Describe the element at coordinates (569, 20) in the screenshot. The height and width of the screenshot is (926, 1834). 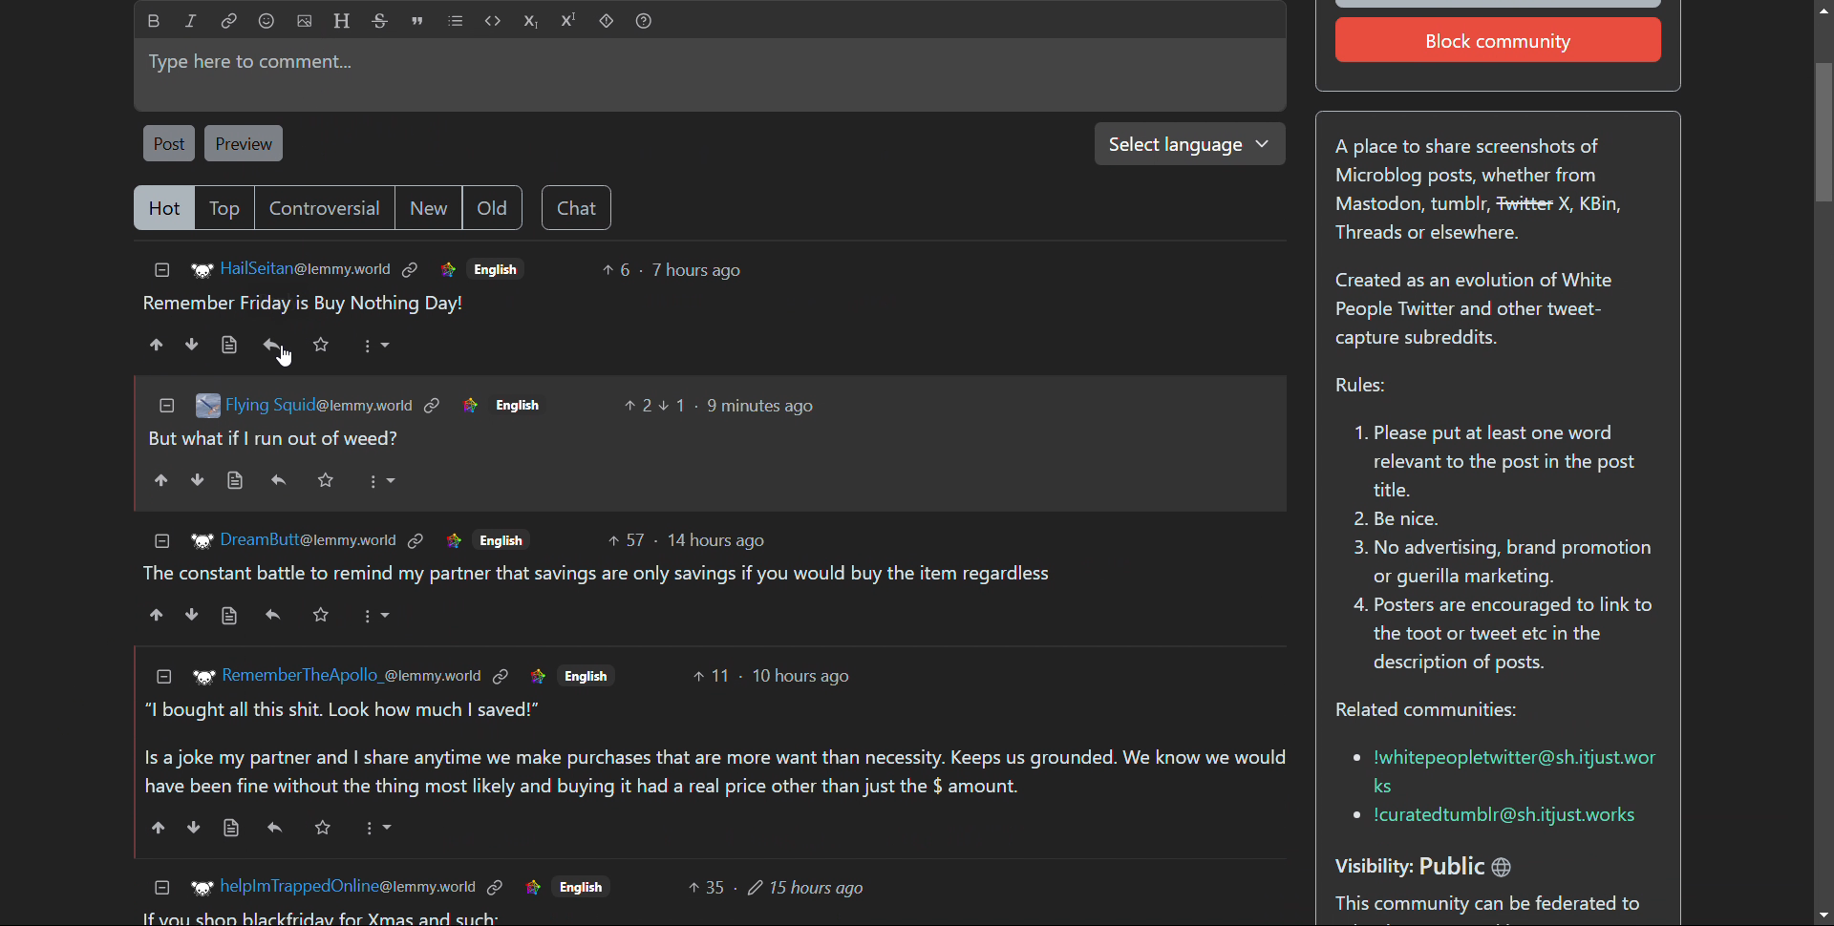
I see `superscript` at that location.